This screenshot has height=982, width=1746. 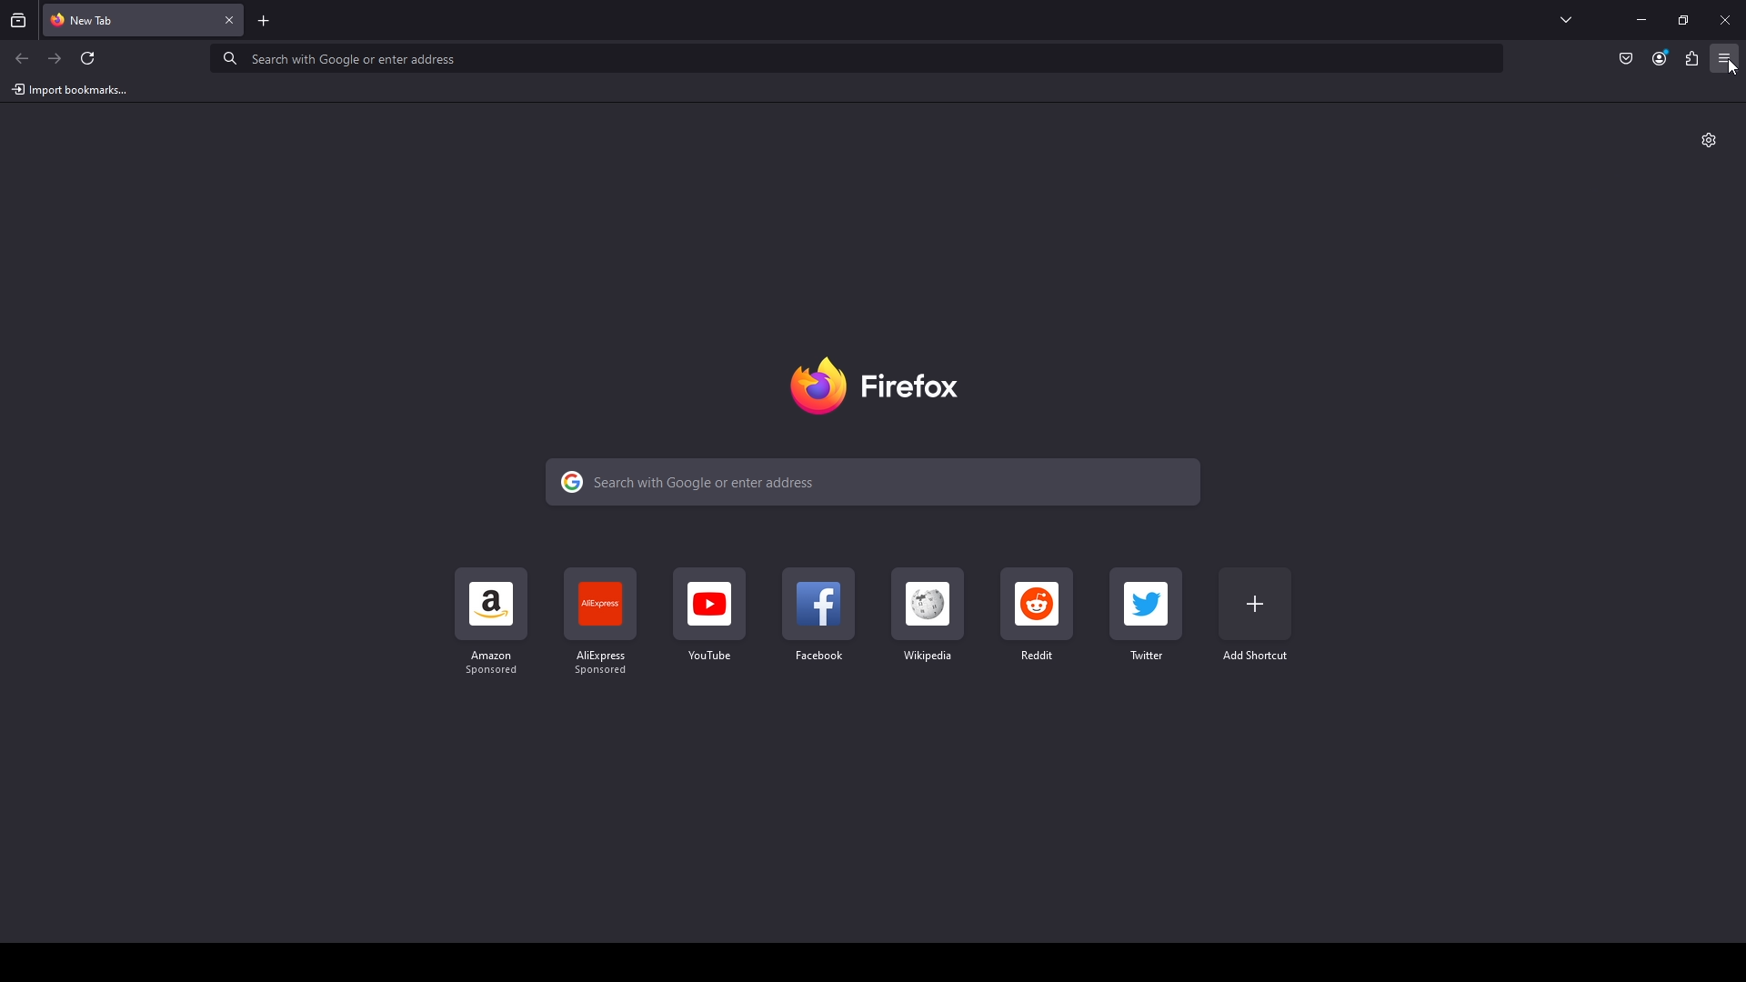 What do you see at coordinates (1567, 20) in the screenshot?
I see `List all tabs` at bounding box center [1567, 20].